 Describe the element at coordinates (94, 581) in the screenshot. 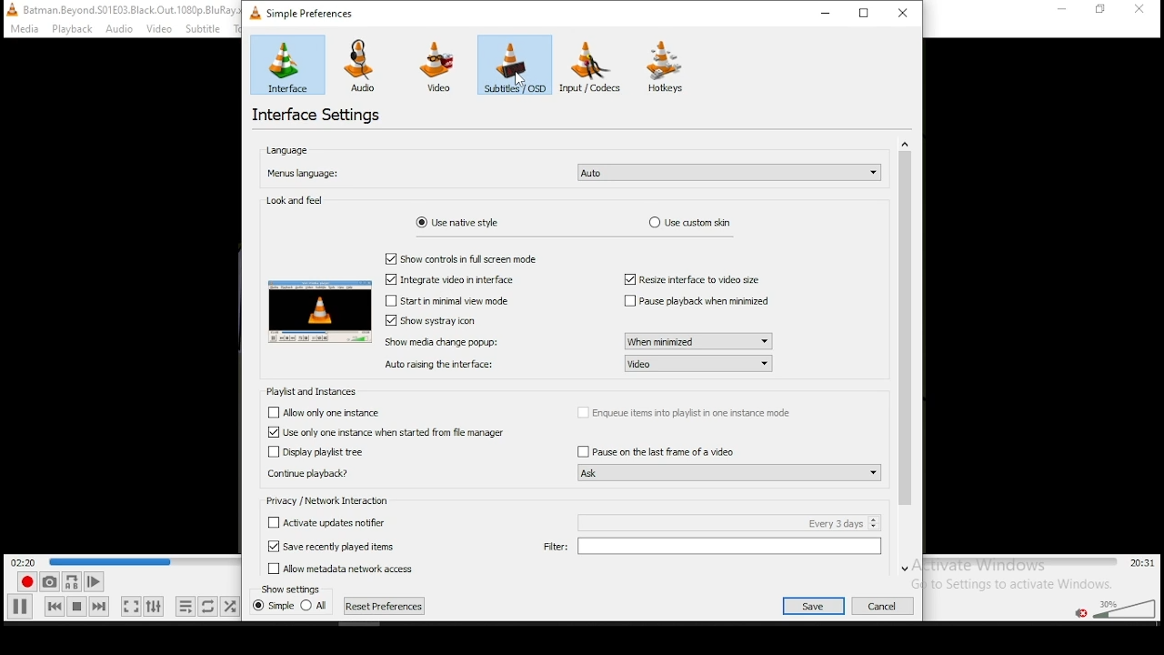

I see `frame by frame` at that location.